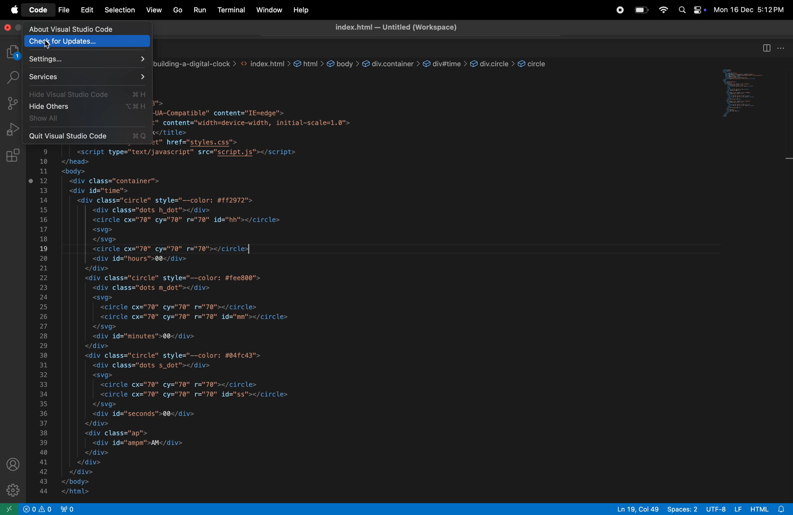 This screenshot has width=793, height=515. Describe the element at coordinates (121, 11) in the screenshot. I see `selection` at that location.